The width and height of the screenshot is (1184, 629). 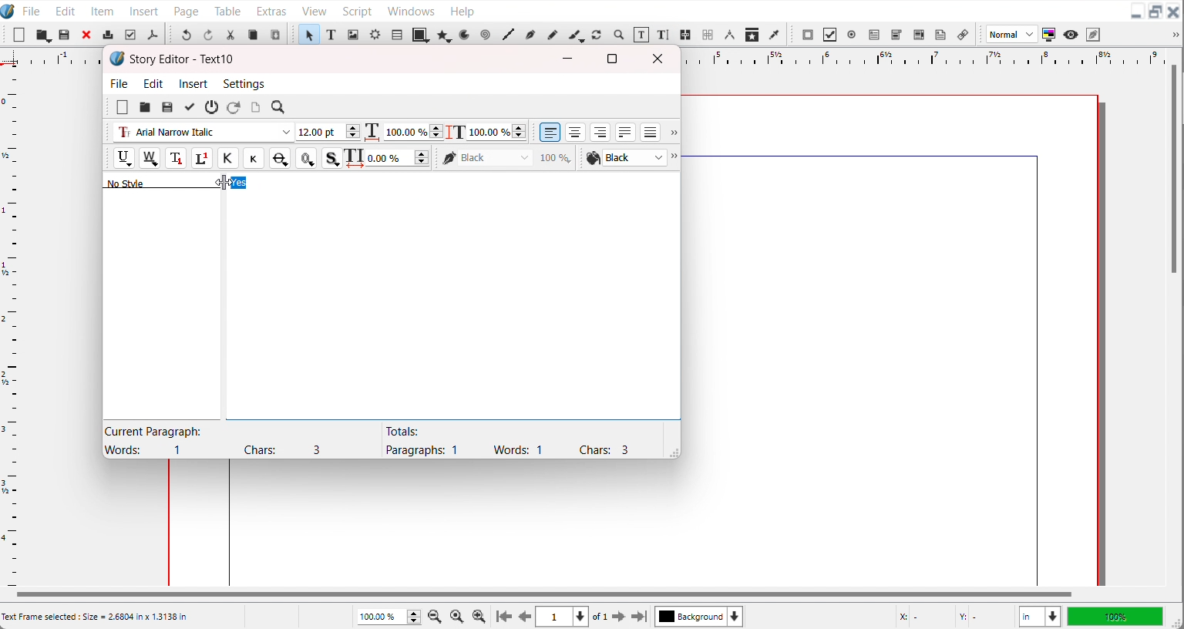 What do you see at coordinates (1174, 170) in the screenshot?
I see `Vertical scroll bar` at bounding box center [1174, 170].